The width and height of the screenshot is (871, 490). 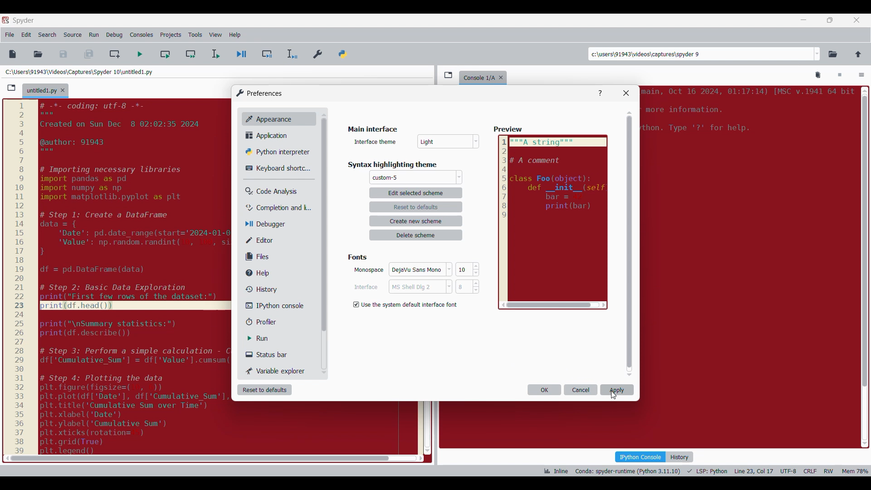 I want to click on Window logo and title, so click(x=259, y=93).